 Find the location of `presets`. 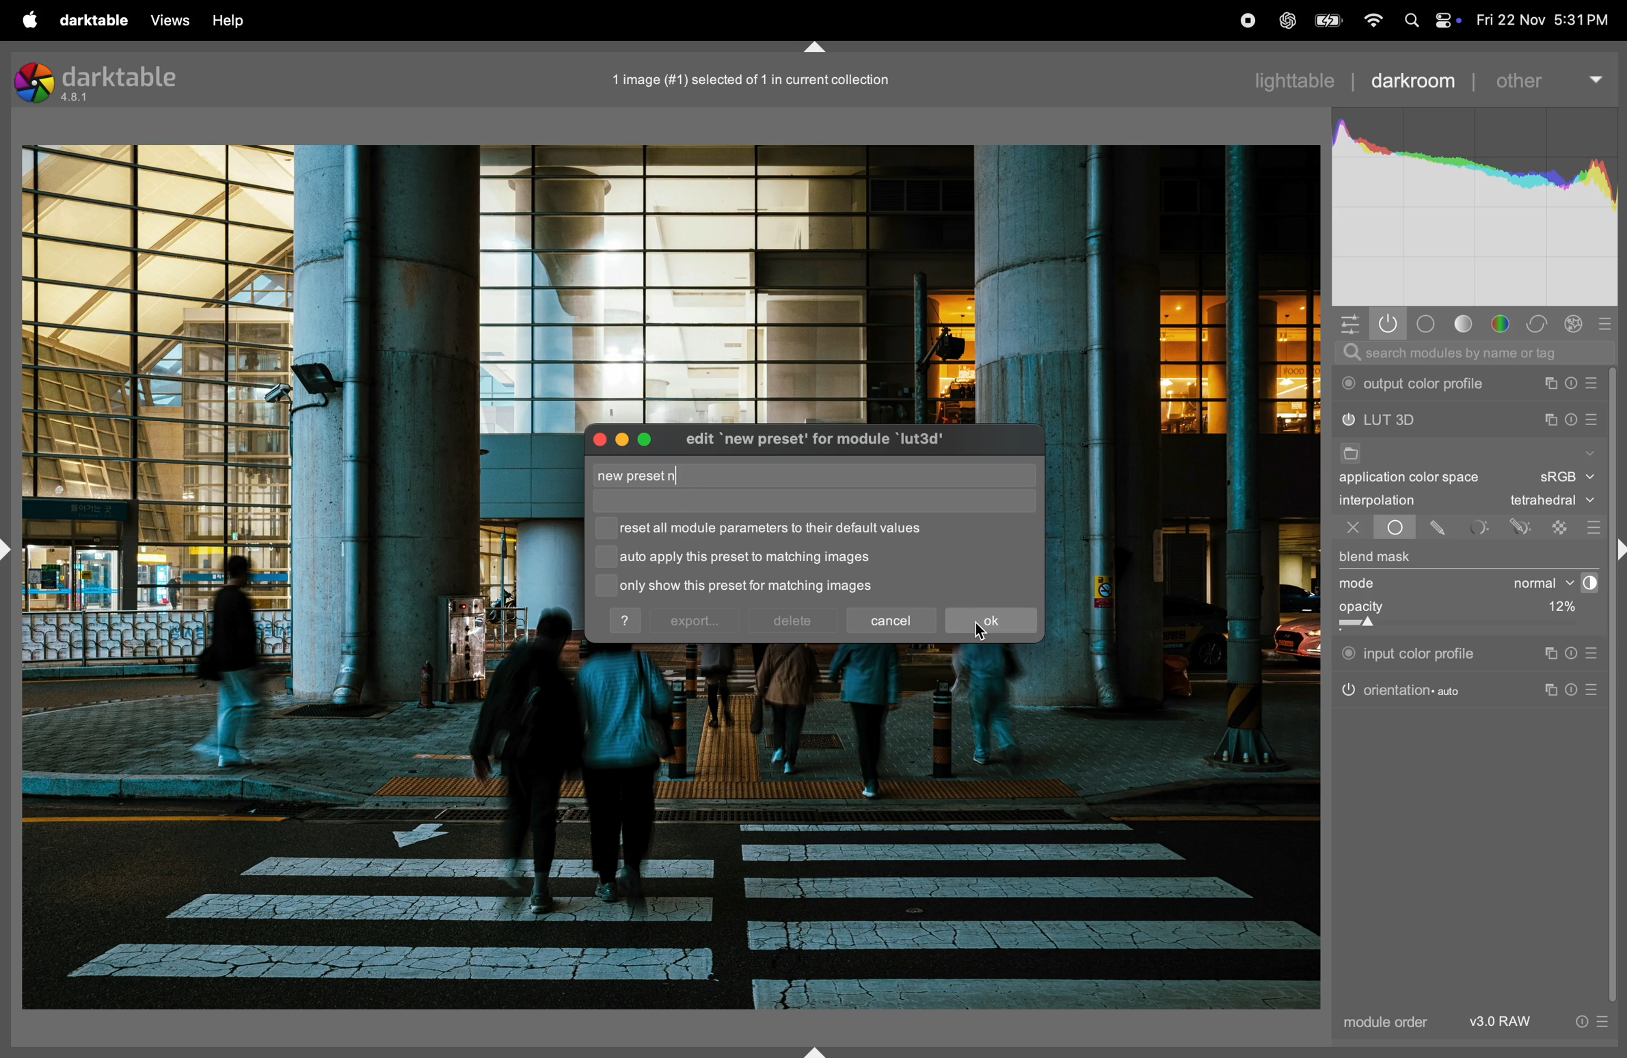

presets is located at coordinates (1596, 383).